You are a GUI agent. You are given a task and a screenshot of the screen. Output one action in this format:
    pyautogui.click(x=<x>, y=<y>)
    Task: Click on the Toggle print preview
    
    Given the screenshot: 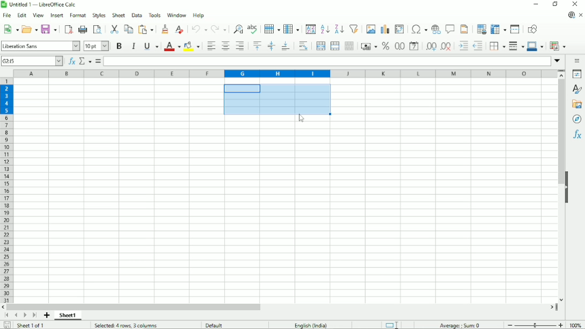 What is the action you would take?
    pyautogui.click(x=98, y=30)
    